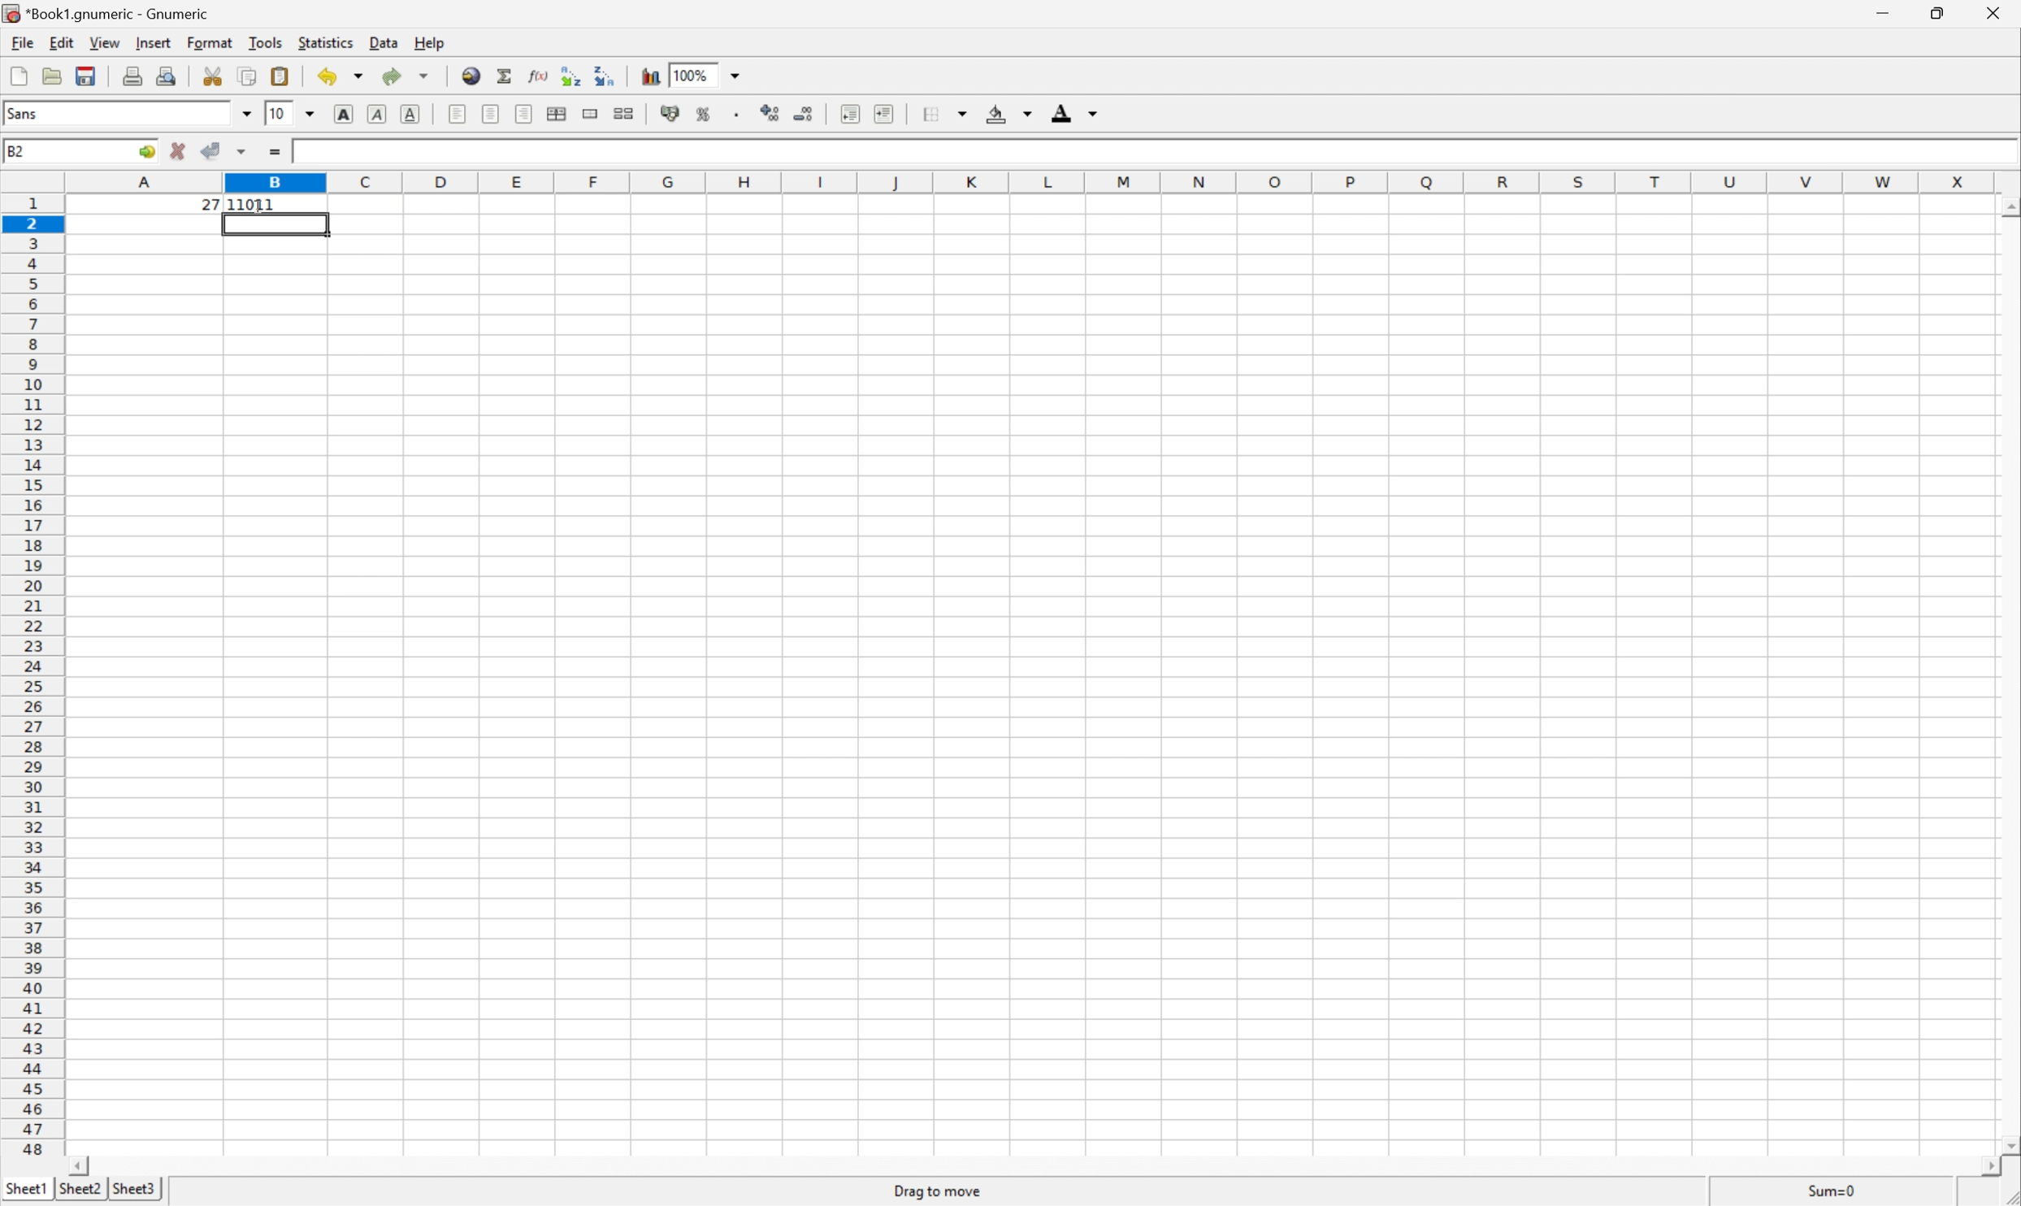  What do you see at coordinates (342, 114) in the screenshot?
I see `Bold` at bounding box center [342, 114].